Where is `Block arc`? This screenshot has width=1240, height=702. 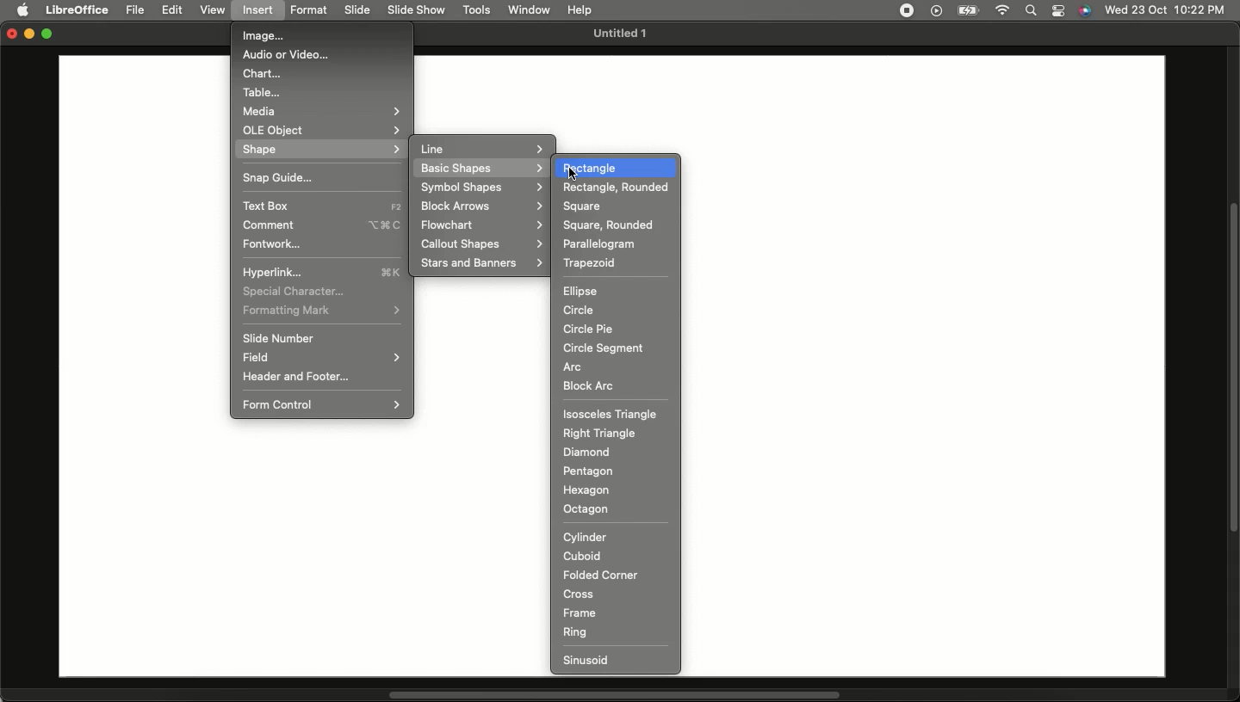 Block arc is located at coordinates (591, 385).